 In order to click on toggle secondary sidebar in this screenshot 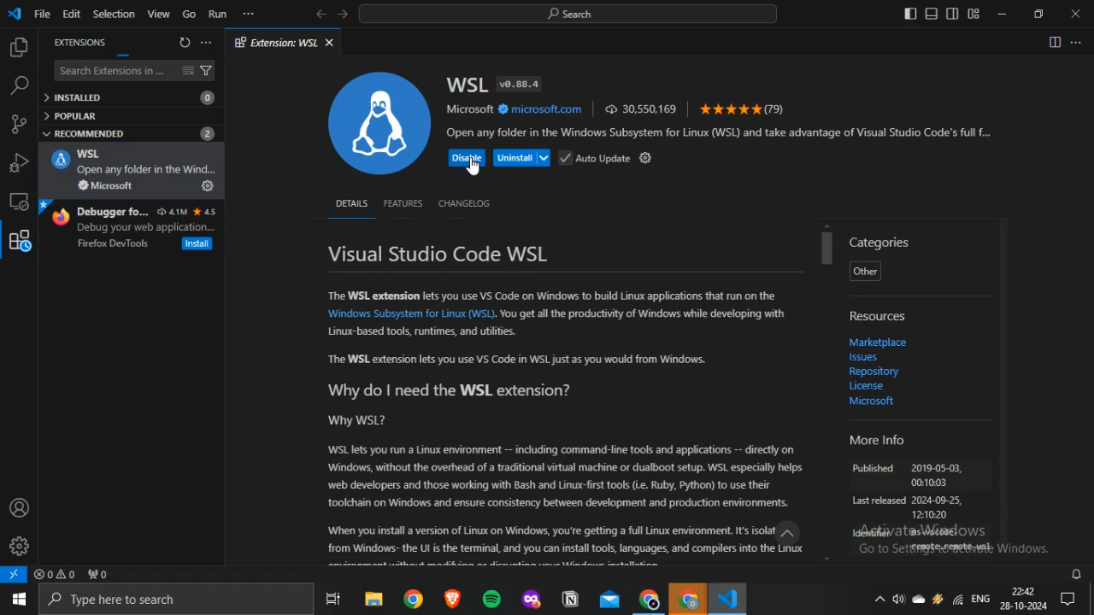, I will do `click(953, 13)`.